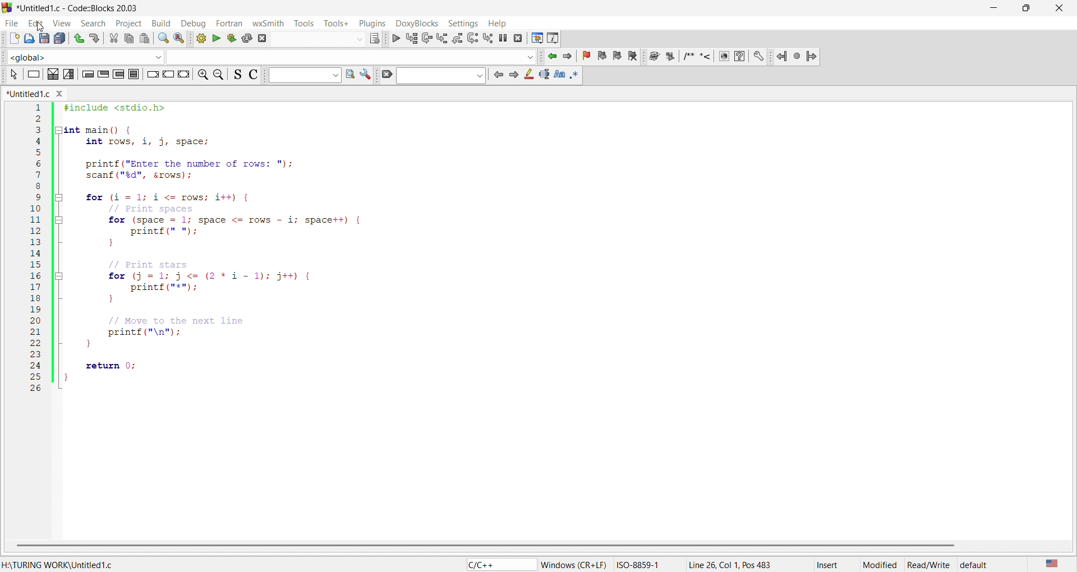 The image size is (1077, 572). Describe the element at coordinates (998, 8) in the screenshot. I see `minimize` at that location.